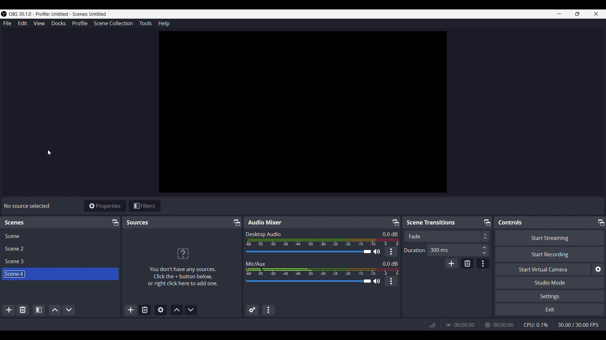 The height and width of the screenshot is (340, 606). Describe the element at coordinates (182, 253) in the screenshot. I see `?` at that location.